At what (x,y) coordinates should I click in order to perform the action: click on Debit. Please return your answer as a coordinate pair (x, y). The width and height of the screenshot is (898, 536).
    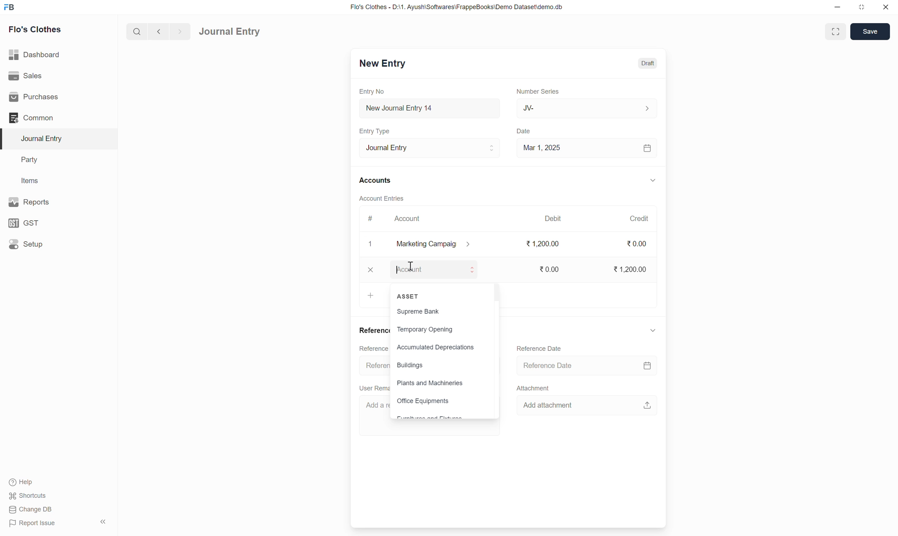
    Looking at the image, I should click on (553, 218).